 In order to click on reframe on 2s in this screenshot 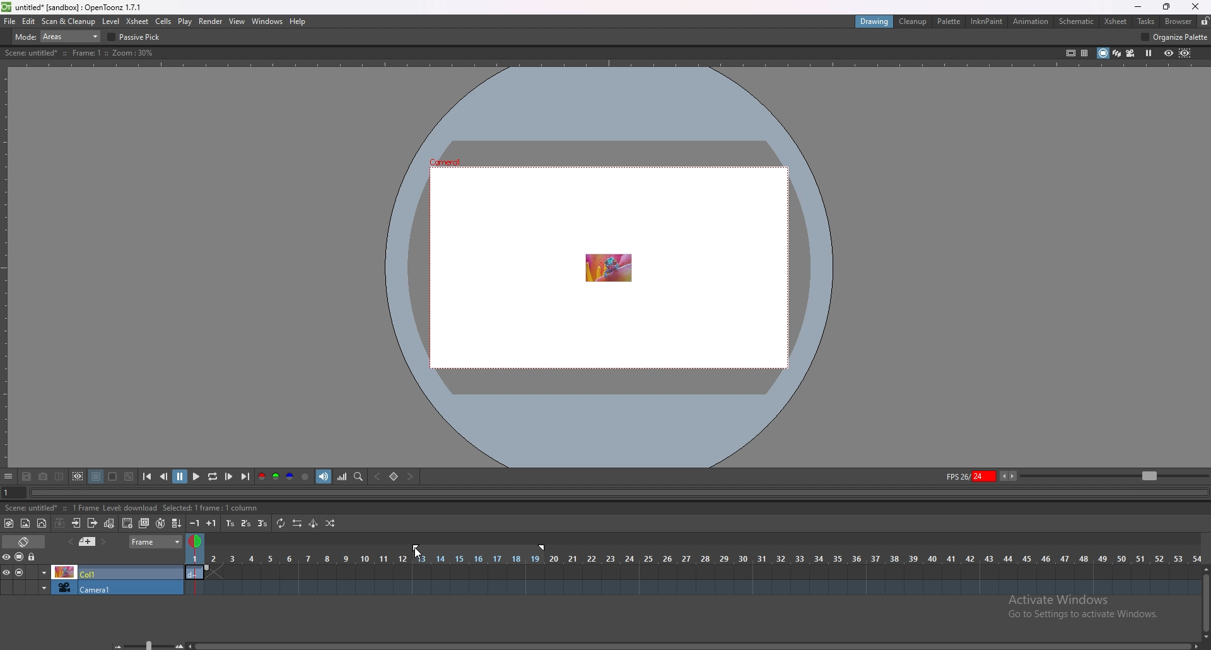, I will do `click(247, 523)`.